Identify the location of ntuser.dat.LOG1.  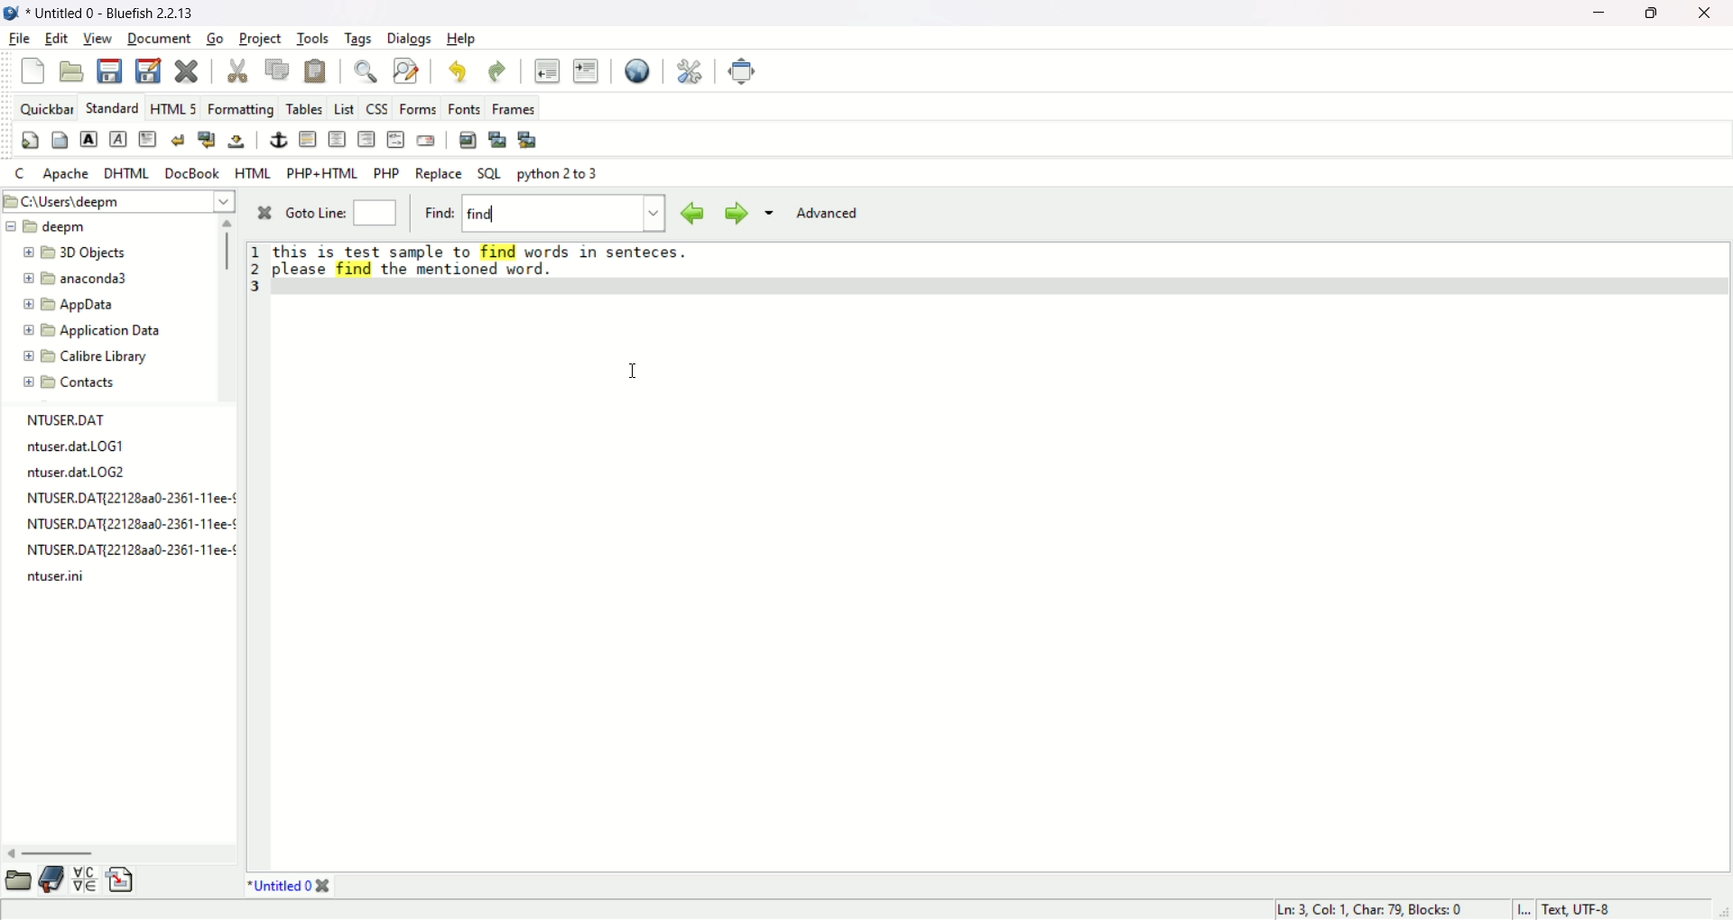
(72, 446).